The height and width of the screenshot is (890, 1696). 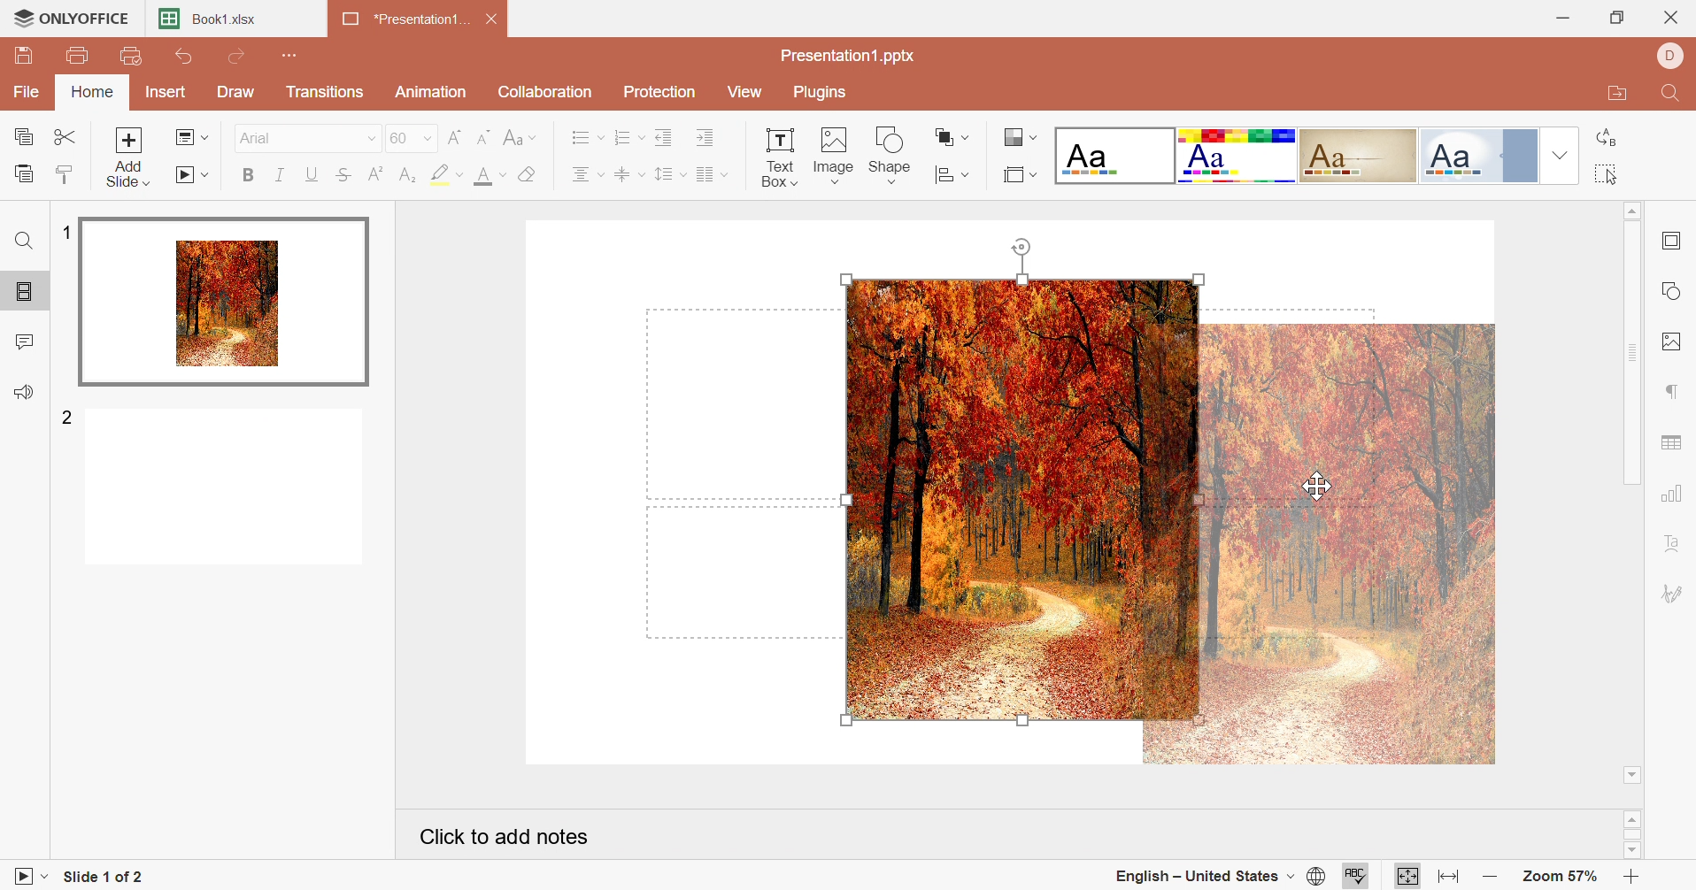 What do you see at coordinates (195, 175) in the screenshot?
I see `Start slideshow` at bounding box center [195, 175].